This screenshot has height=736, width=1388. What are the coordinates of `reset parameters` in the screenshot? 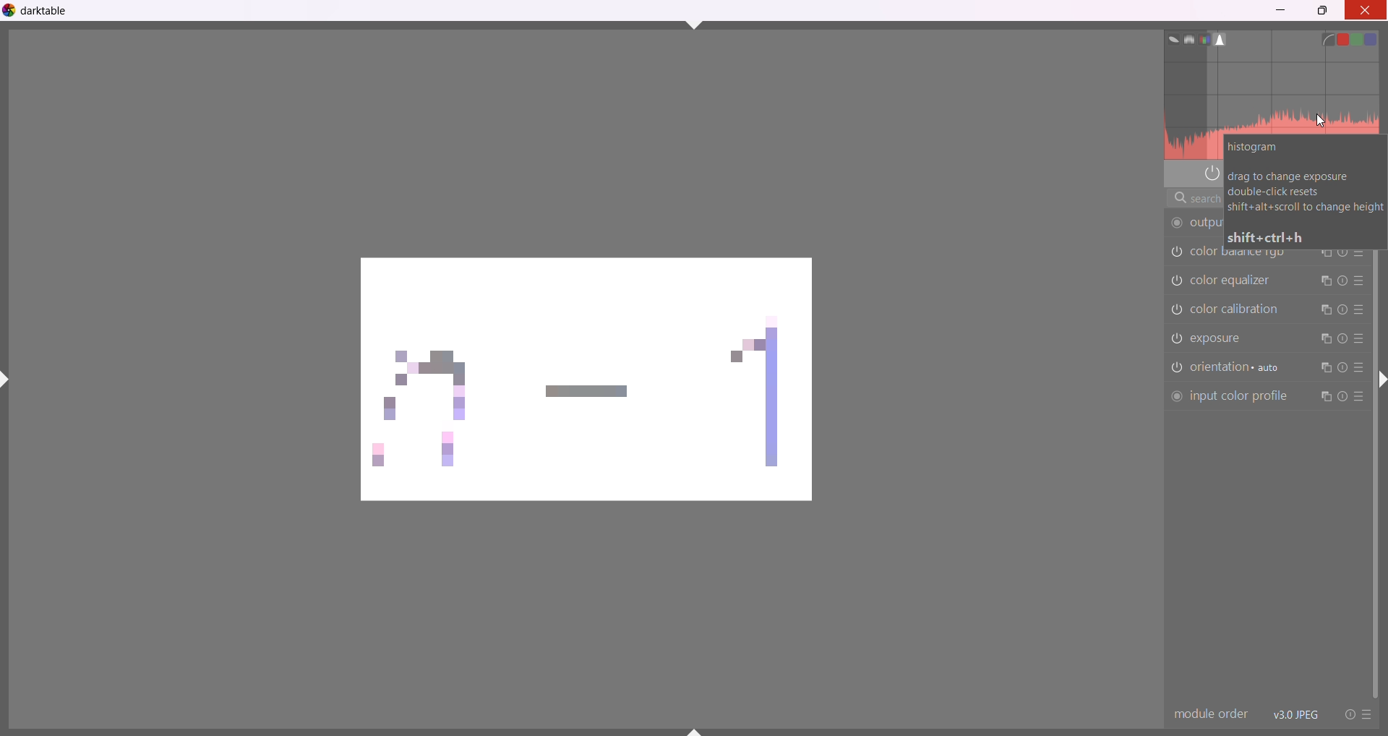 It's located at (1342, 369).